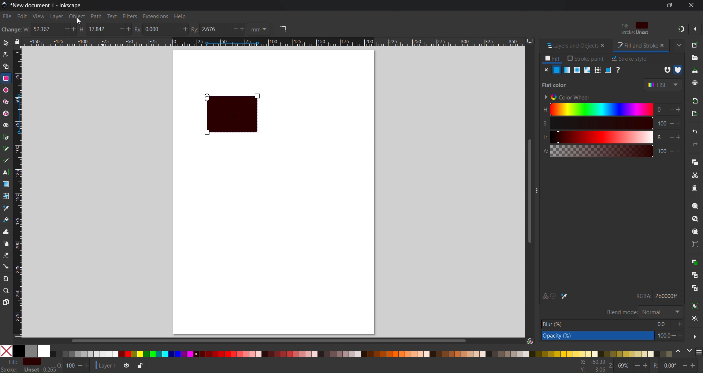  Describe the element at coordinates (44, 30) in the screenshot. I see `Width of the rectangle 52.367` at that location.